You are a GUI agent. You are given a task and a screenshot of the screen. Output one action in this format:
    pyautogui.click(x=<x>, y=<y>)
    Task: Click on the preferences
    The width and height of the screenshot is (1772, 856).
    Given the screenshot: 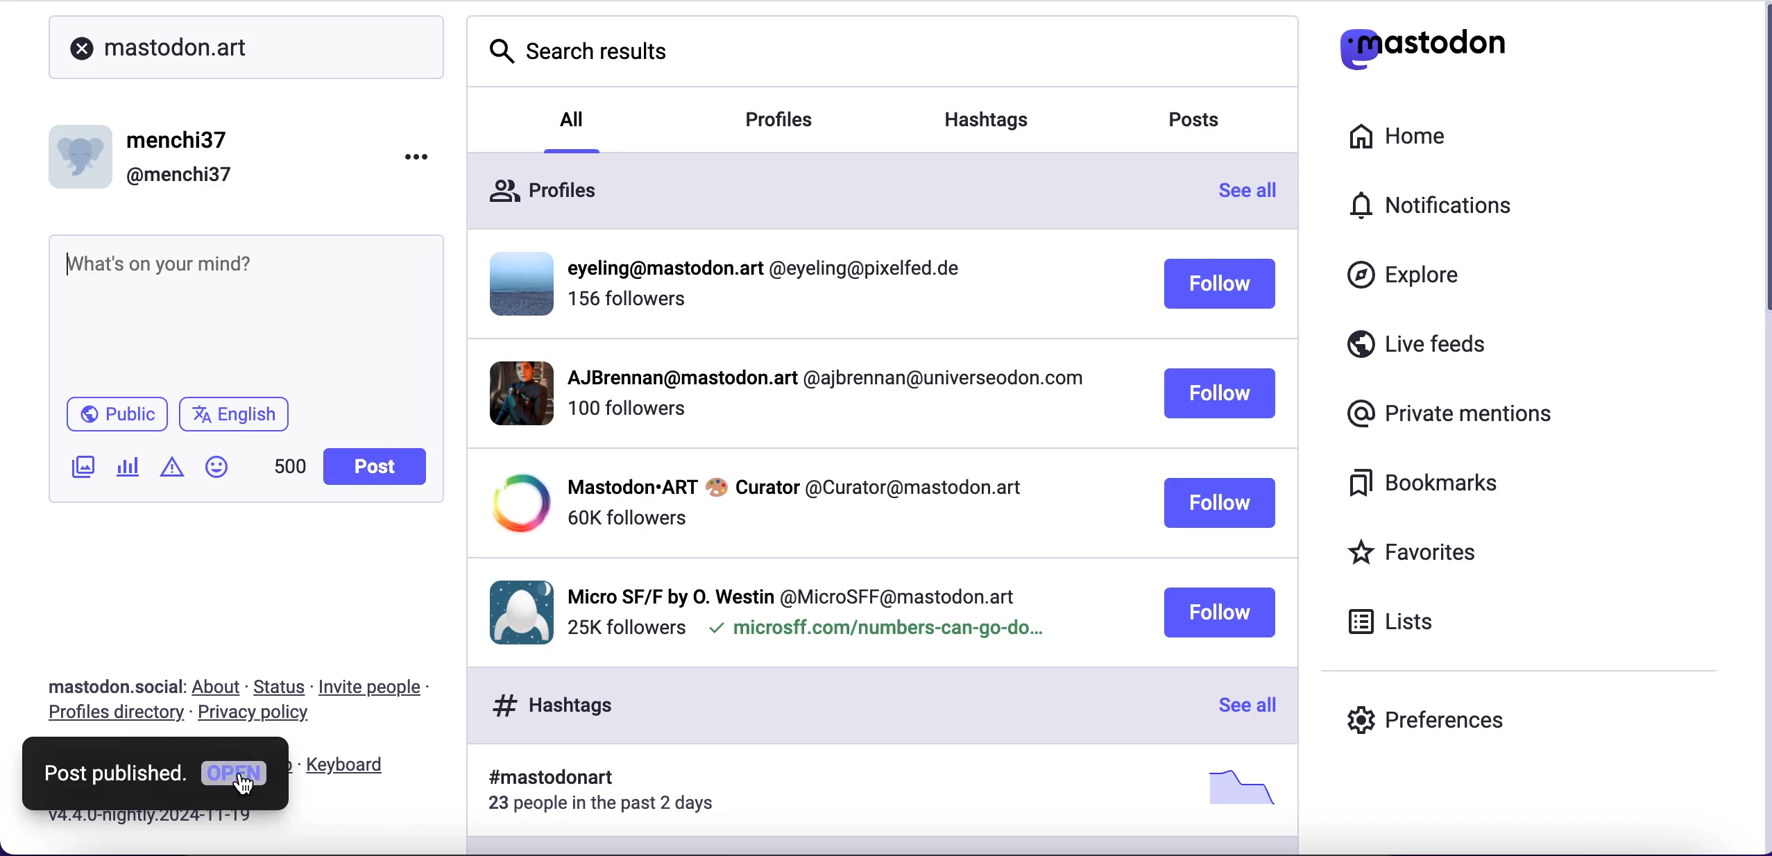 What is the action you would take?
    pyautogui.click(x=1424, y=724)
    